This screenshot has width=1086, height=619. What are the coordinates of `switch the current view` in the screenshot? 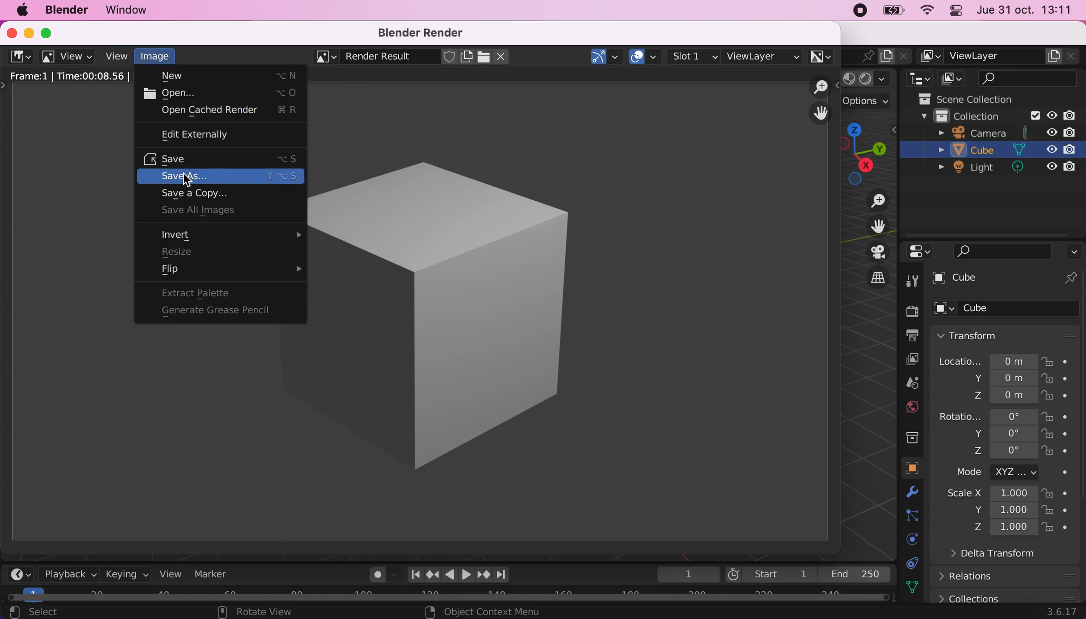 It's located at (870, 277).